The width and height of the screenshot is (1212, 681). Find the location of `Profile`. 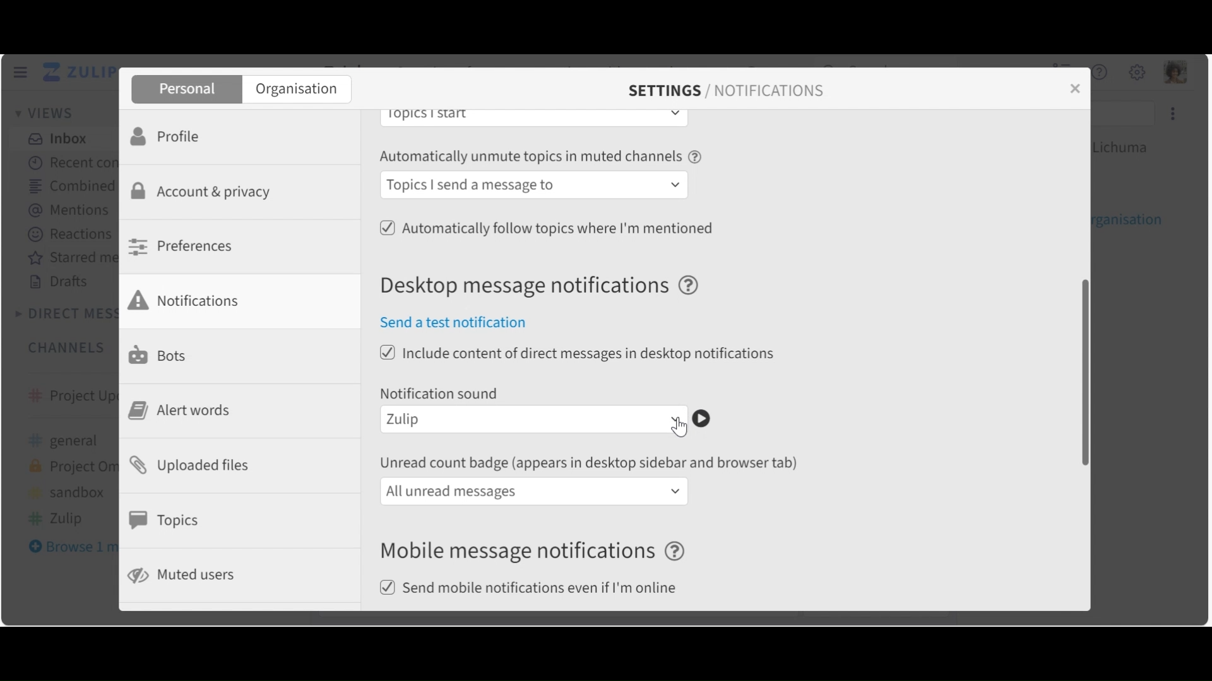

Profile is located at coordinates (170, 135).